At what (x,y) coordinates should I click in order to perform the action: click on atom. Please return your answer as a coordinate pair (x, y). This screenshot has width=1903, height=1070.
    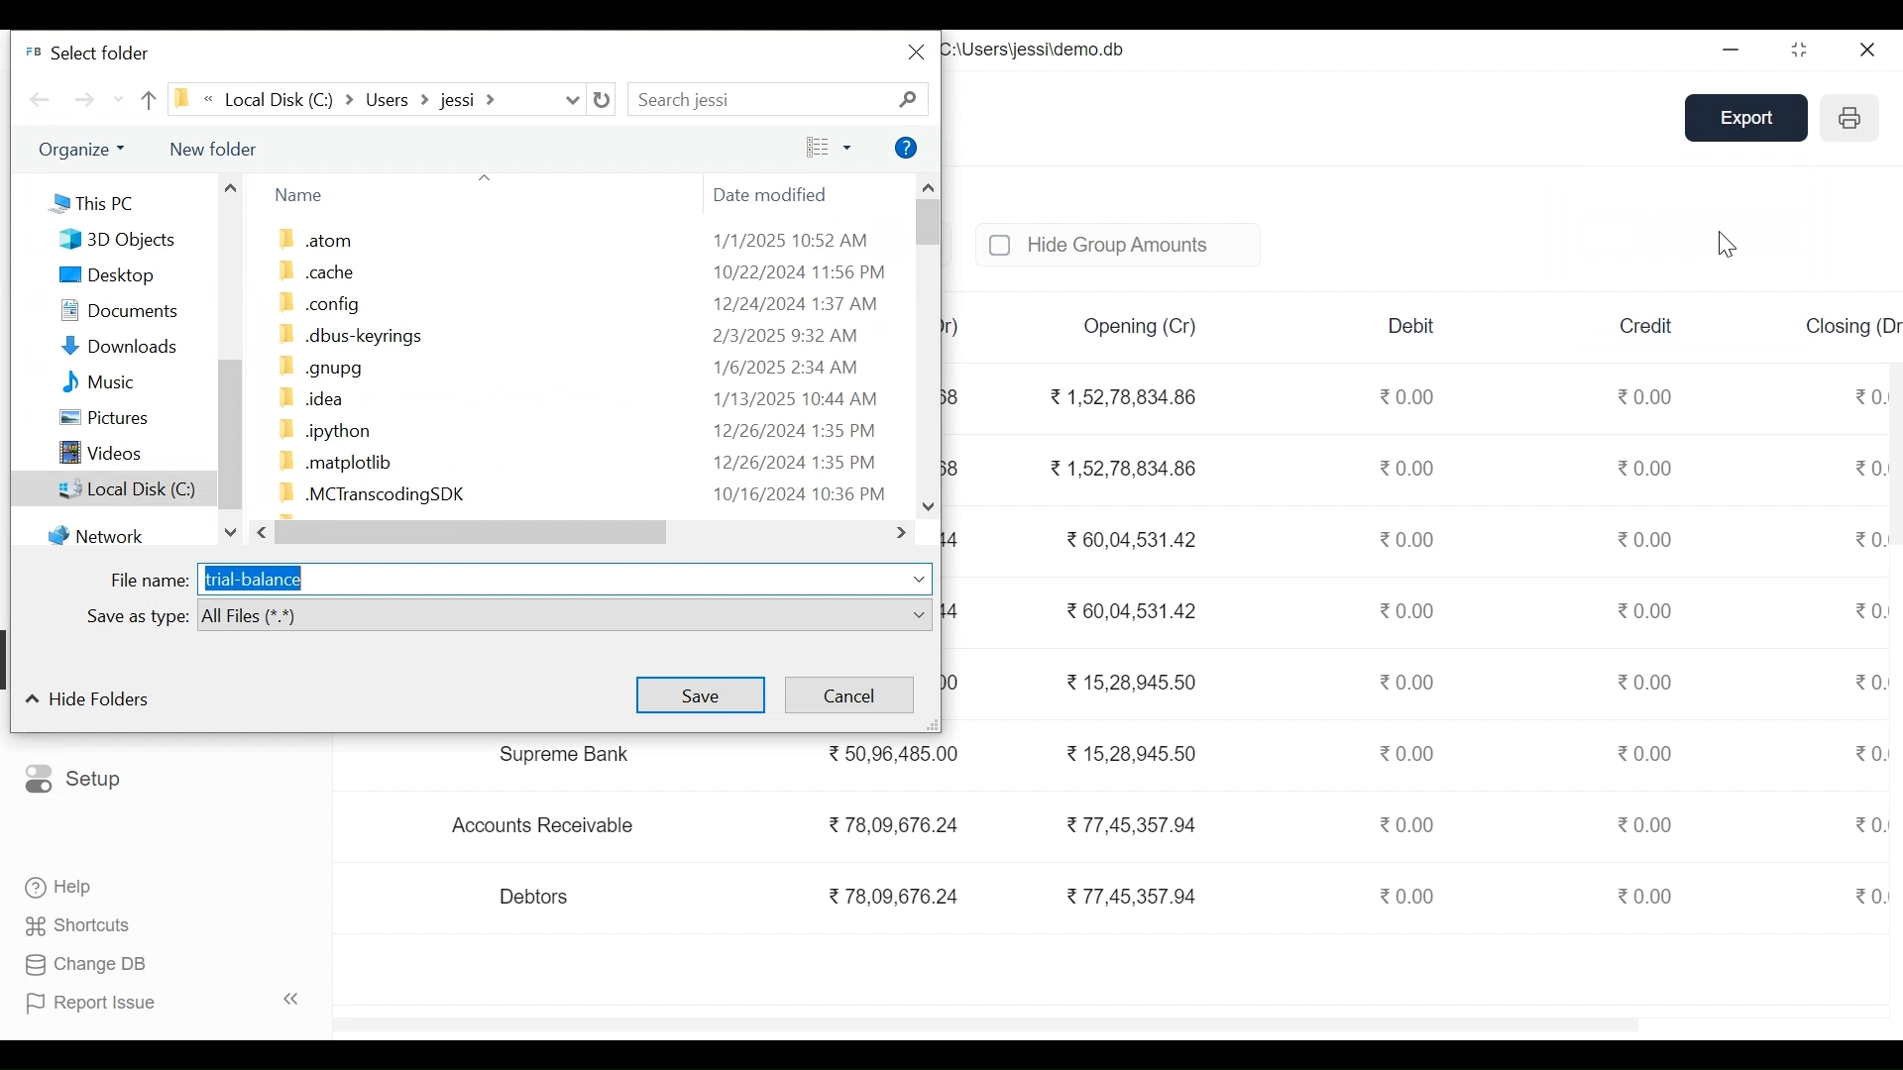
    Looking at the image, I should click on (318, 239).